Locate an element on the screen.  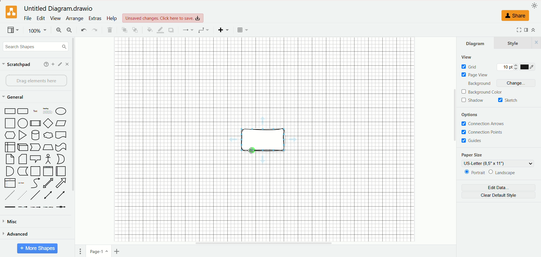
vertical scroll bar is located at coordinates (75, 141).